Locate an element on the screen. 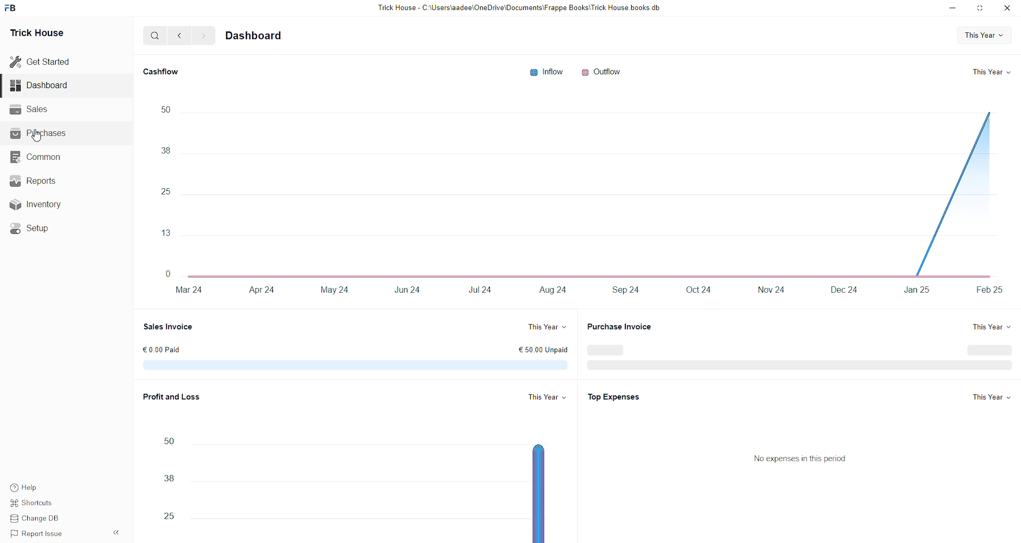 Image resolution: width=1021 pixels, height=543 pixels. May 24 is located at coordinates (334, 289).